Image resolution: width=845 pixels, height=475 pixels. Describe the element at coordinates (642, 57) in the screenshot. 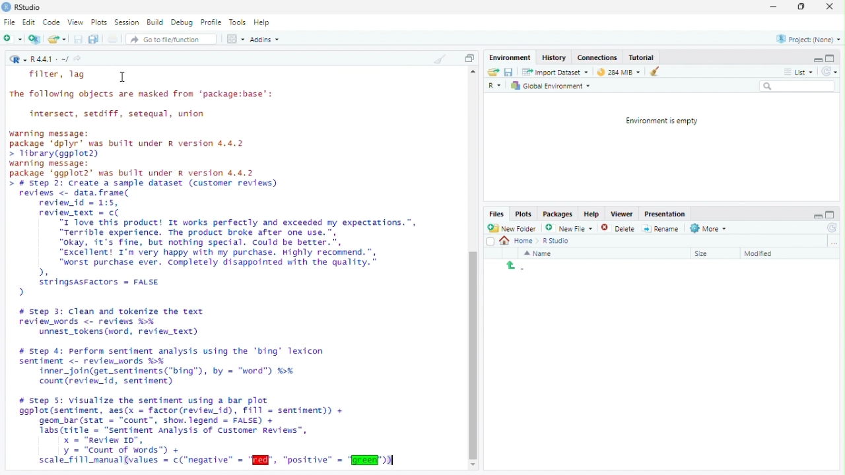

I see `Tutorial` at that location.